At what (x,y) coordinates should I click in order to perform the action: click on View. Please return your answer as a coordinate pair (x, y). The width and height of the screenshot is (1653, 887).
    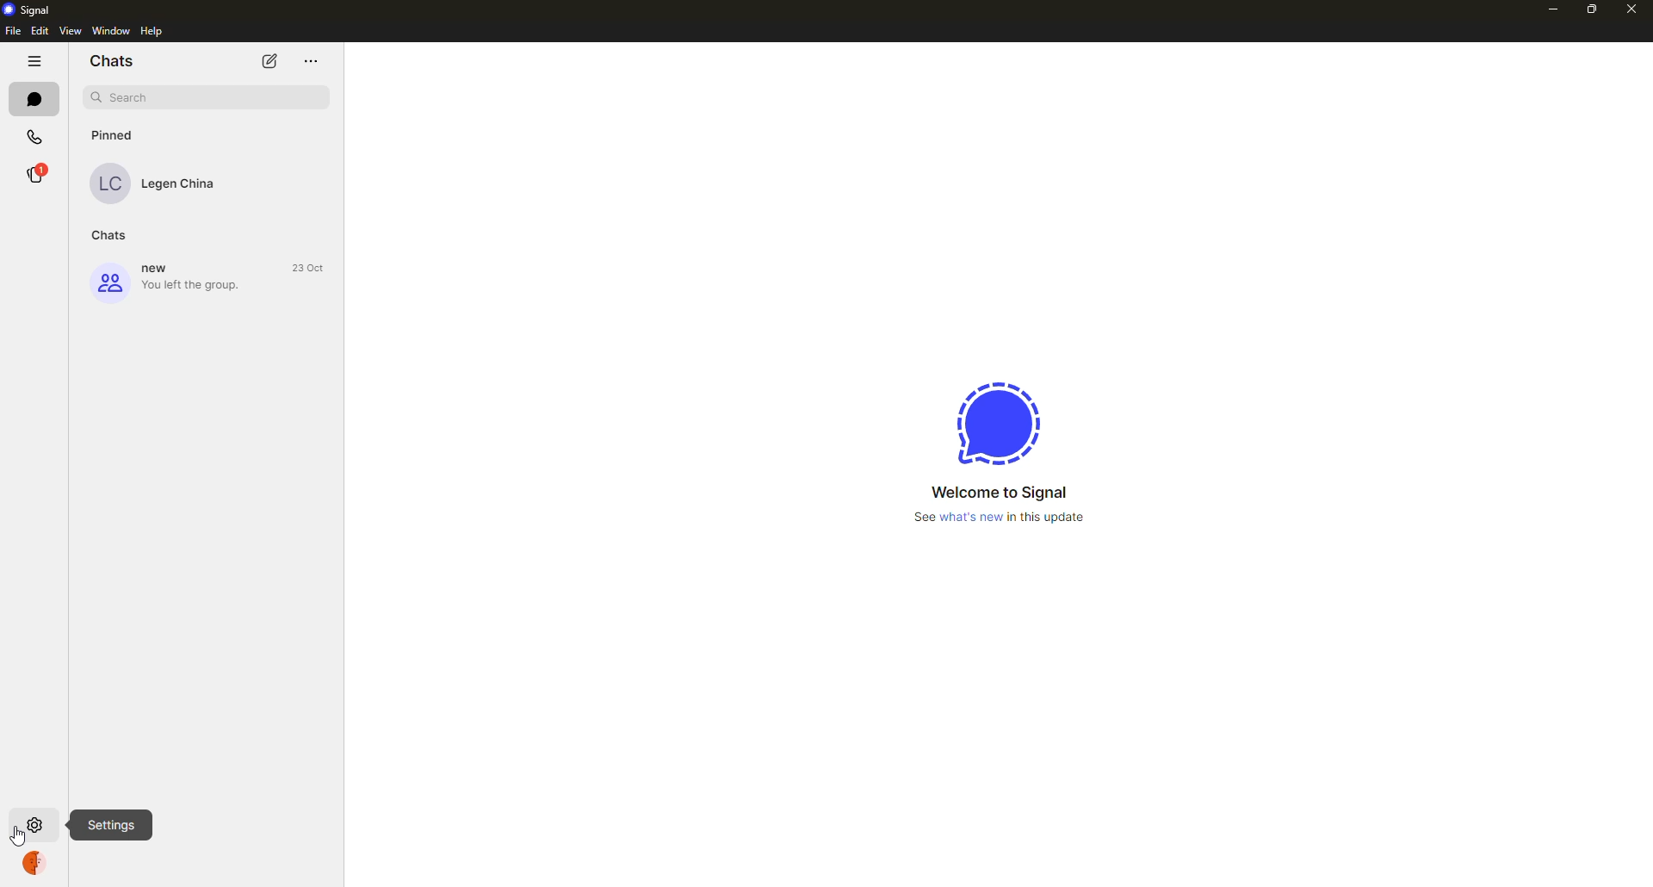
    Looking at the image, I should click on (70, 29).